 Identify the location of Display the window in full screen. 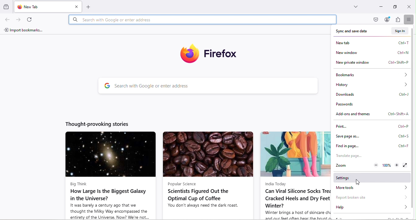
(405, 165).